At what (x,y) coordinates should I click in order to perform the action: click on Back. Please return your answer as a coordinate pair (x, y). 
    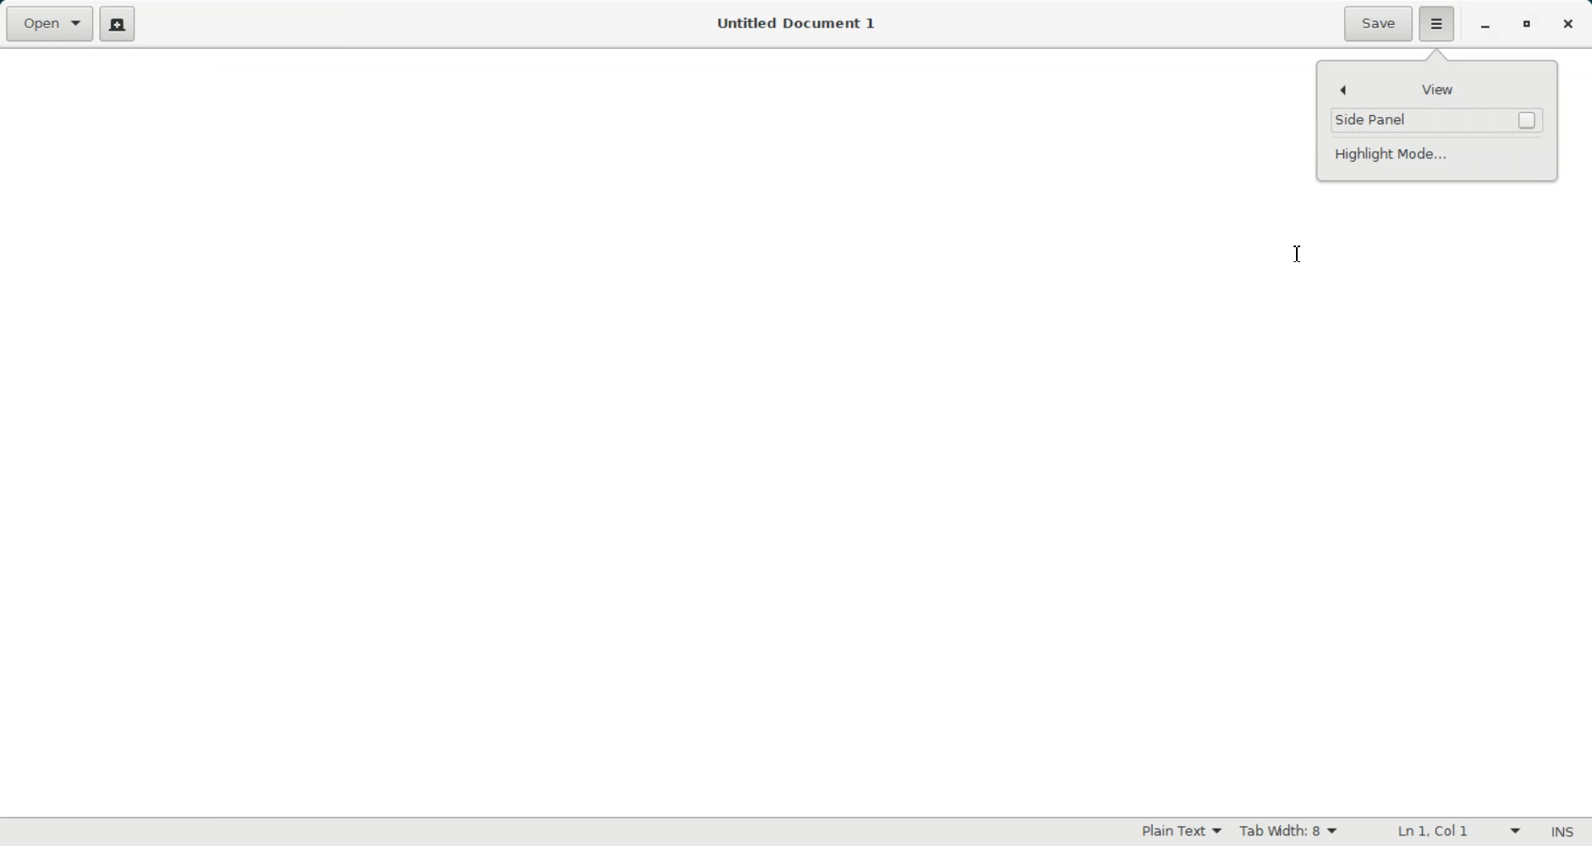
    Looking at the image, I should click on (1346, 90).